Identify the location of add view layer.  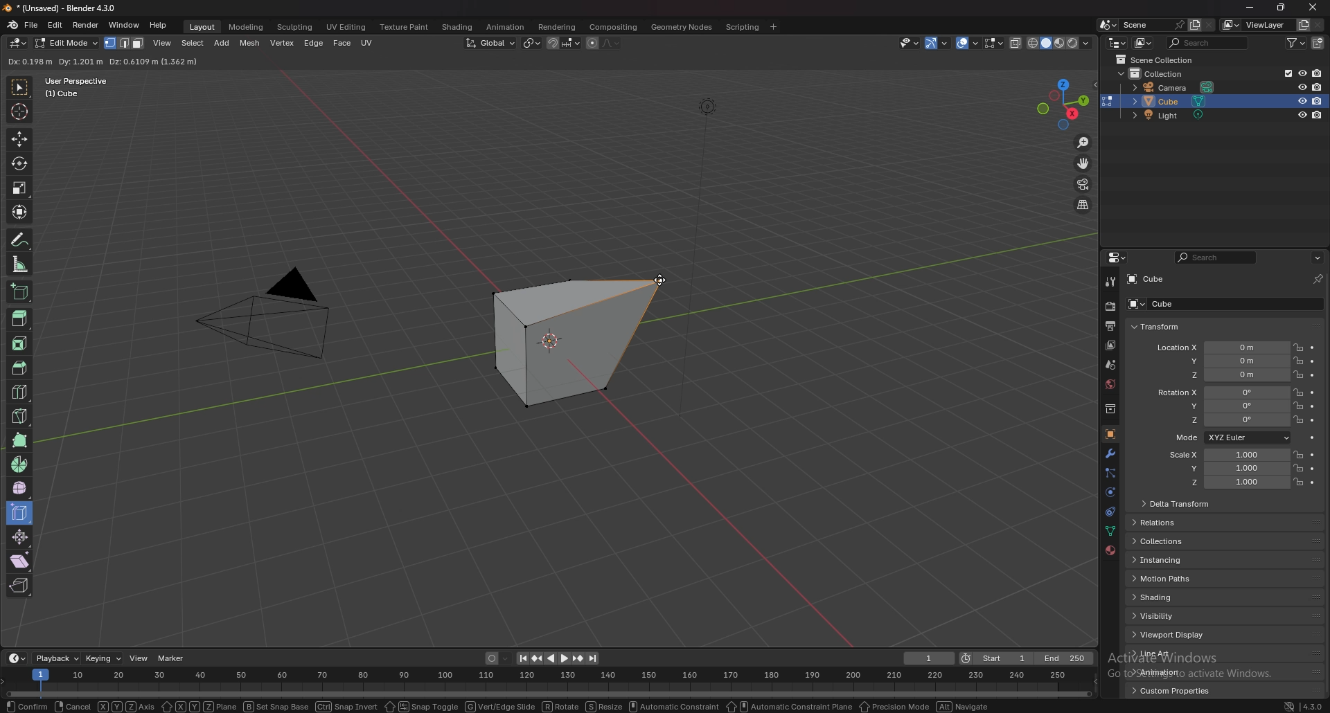
(1302, 24).